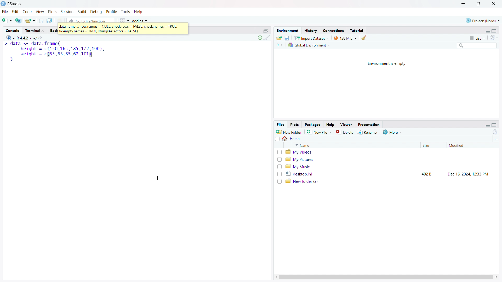 The height and width of the screenshot is (282, 502). I want to click on rstudio, so click(15, 4).